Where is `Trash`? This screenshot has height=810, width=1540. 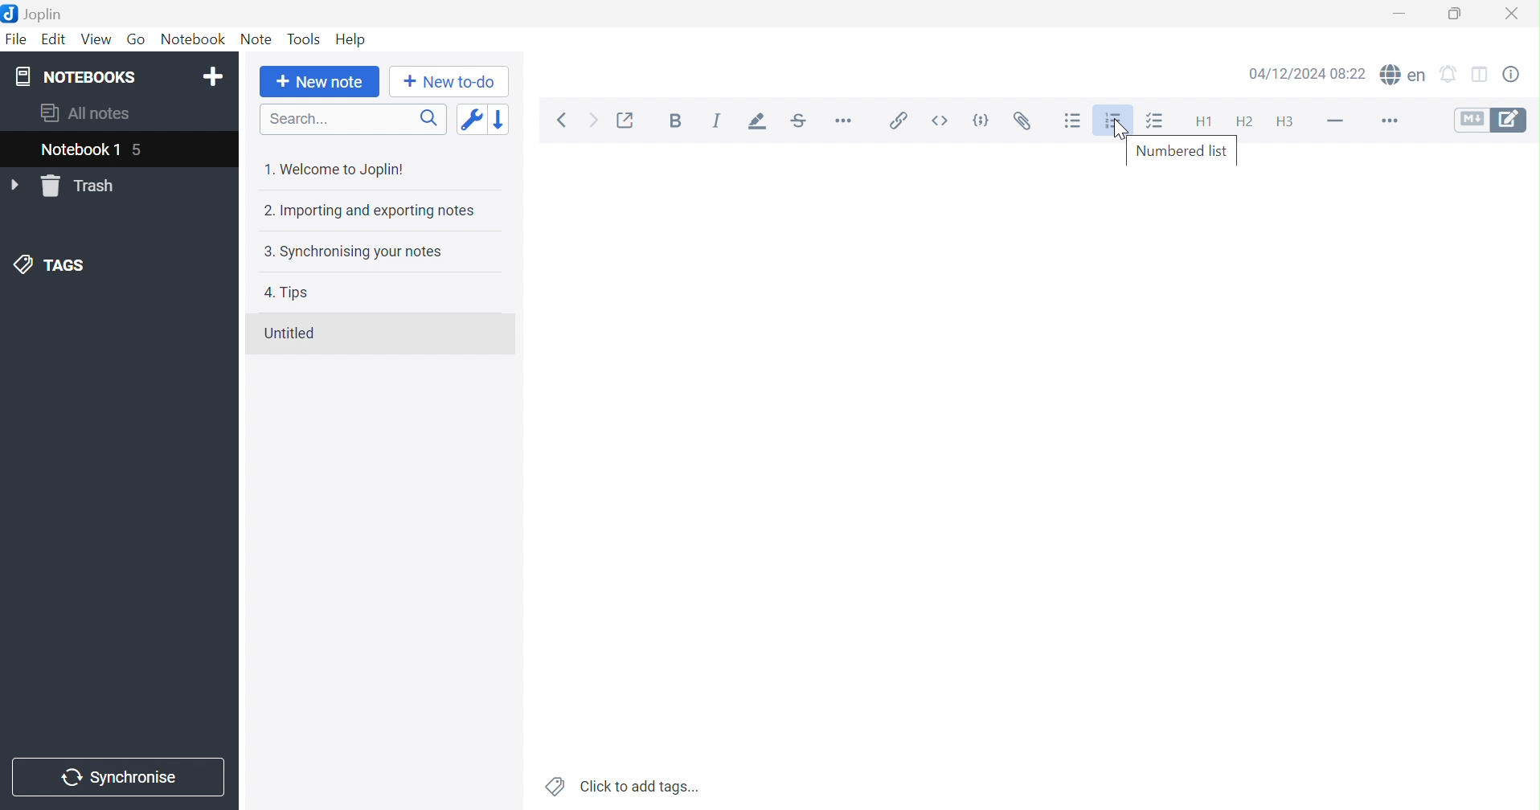
Trash is located at coordinates (82, 186).